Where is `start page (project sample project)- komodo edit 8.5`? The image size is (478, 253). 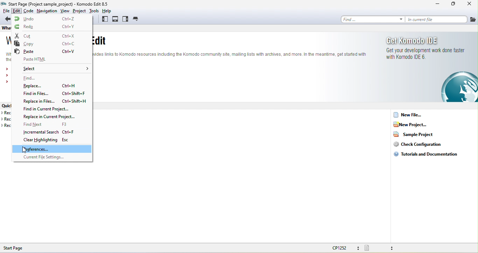
start page (project sample project)- komodo edit 8.5 is located at coordinates (56, 4).